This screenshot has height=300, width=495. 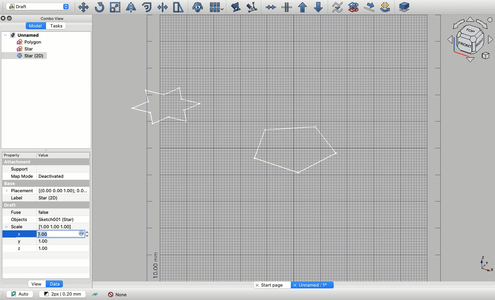 I want to click on Rotate, so click(x=99, y=7).